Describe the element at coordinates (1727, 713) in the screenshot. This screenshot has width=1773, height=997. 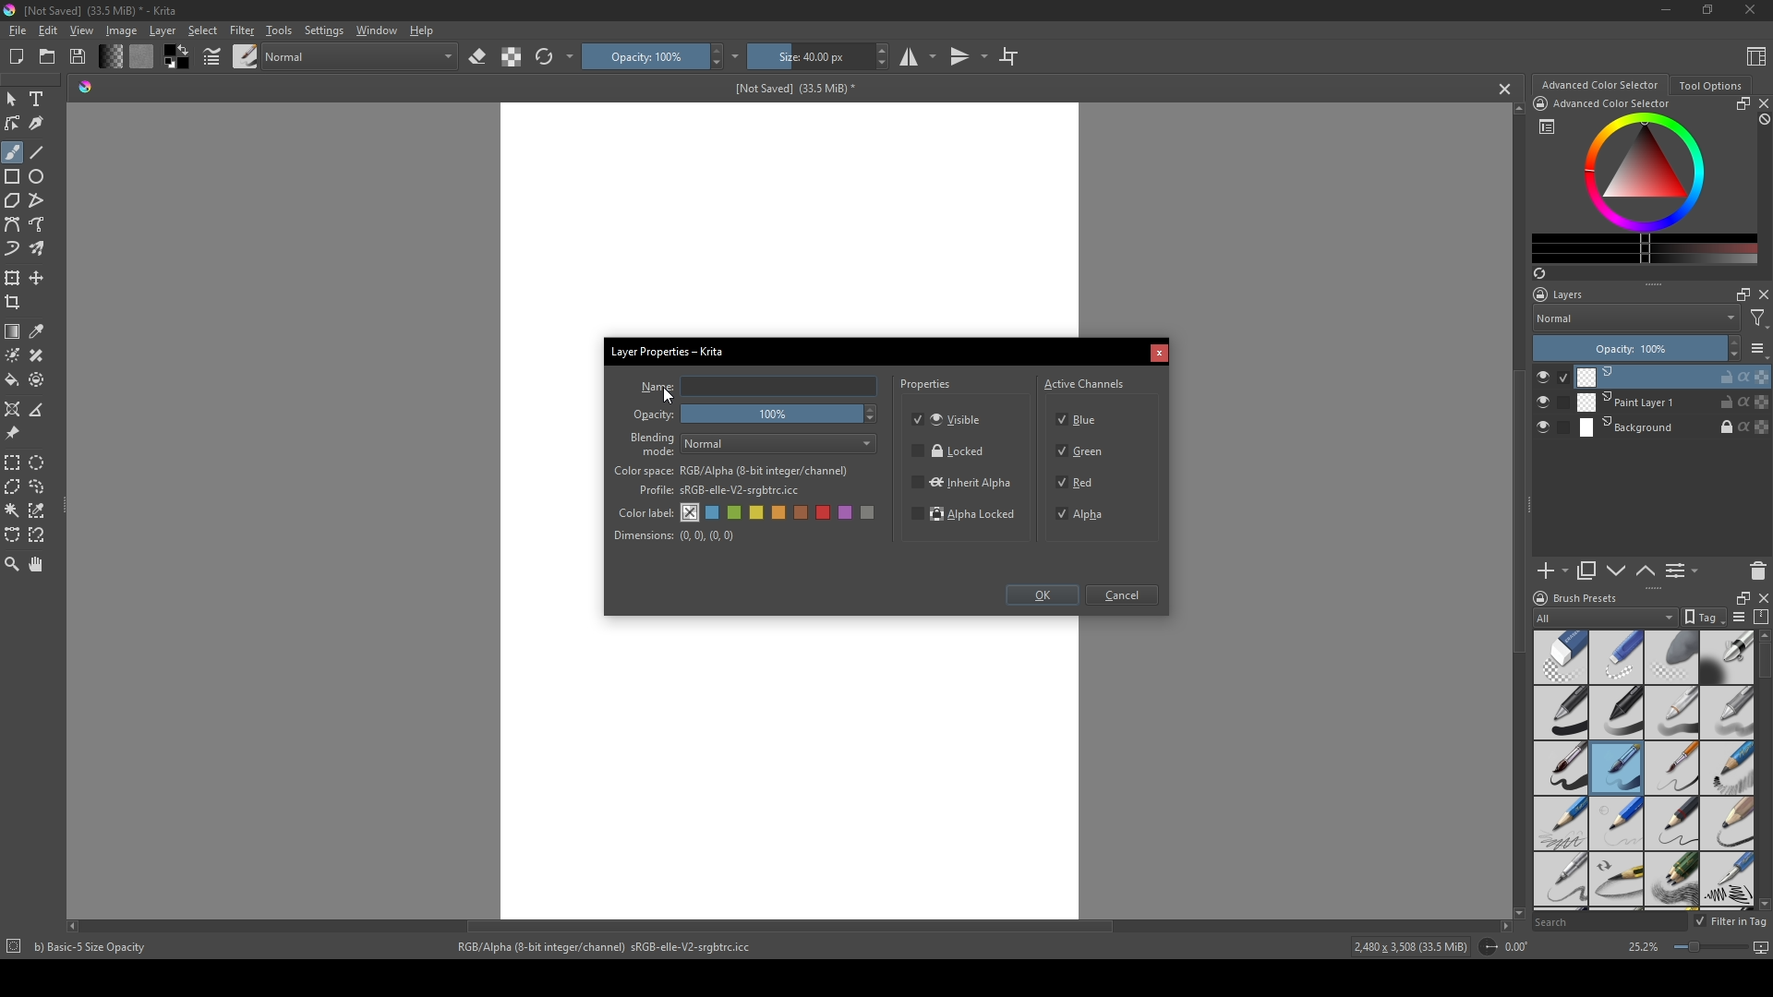
I see `grey pen` at that location.